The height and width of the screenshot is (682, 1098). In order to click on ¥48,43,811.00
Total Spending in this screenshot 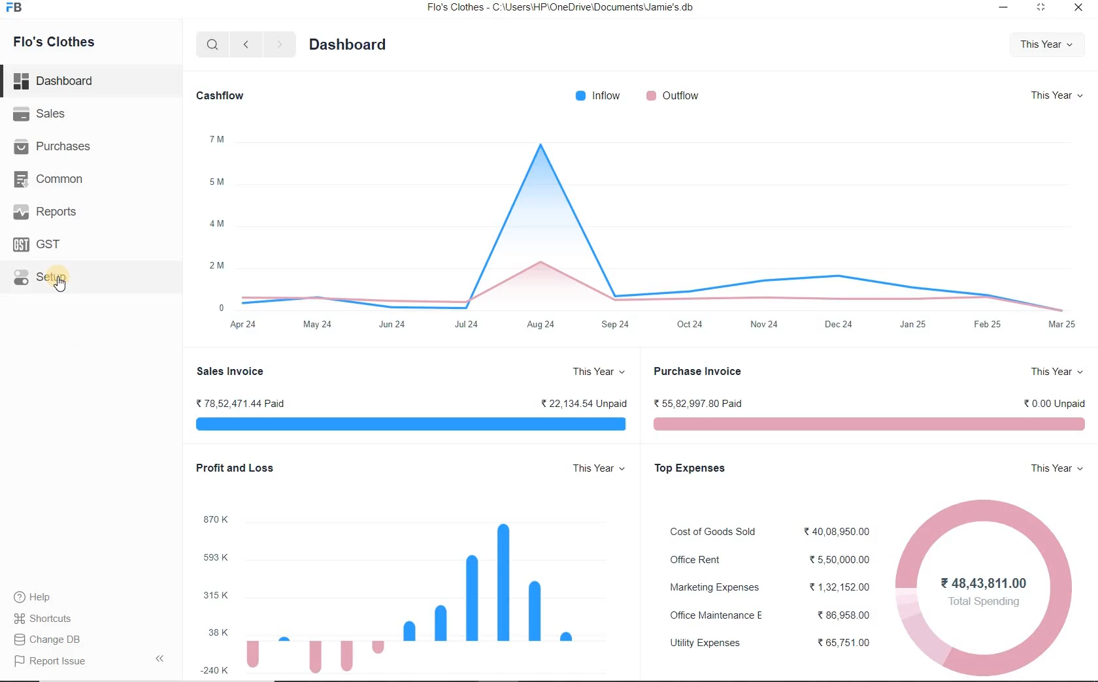, I will do `click(984, 587)`.